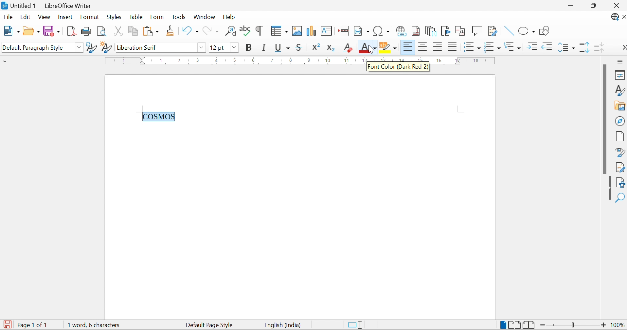 This screenshot has height=330, width=627. Describe the element at coordinates (114, 17) in the screenshot. I see `Styles` at that location.